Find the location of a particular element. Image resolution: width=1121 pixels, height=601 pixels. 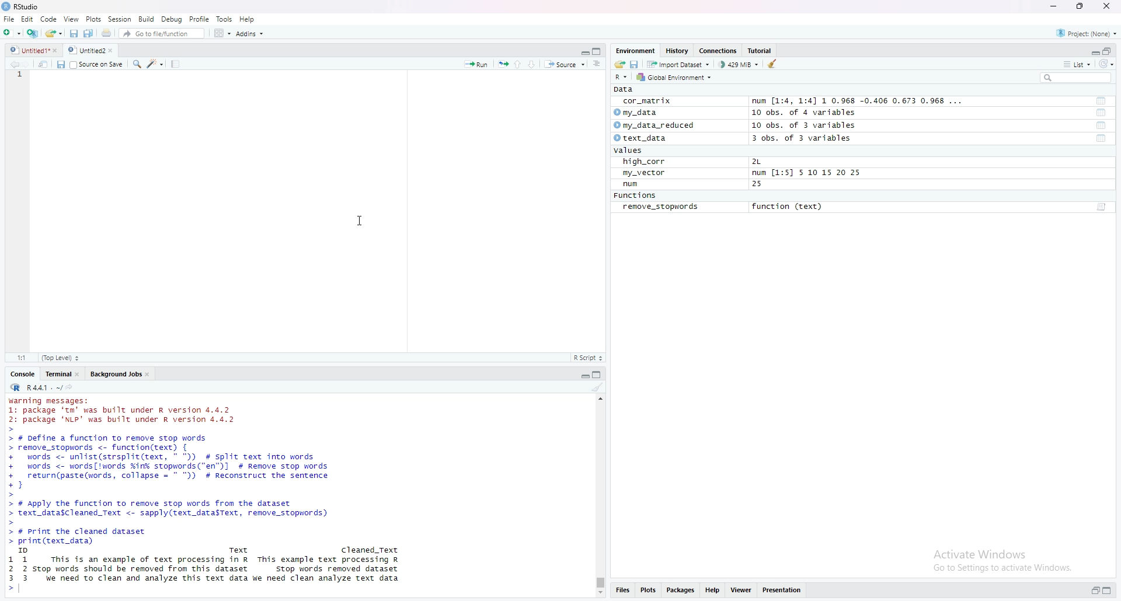

Source on Save is located at coordinates (98, 64).